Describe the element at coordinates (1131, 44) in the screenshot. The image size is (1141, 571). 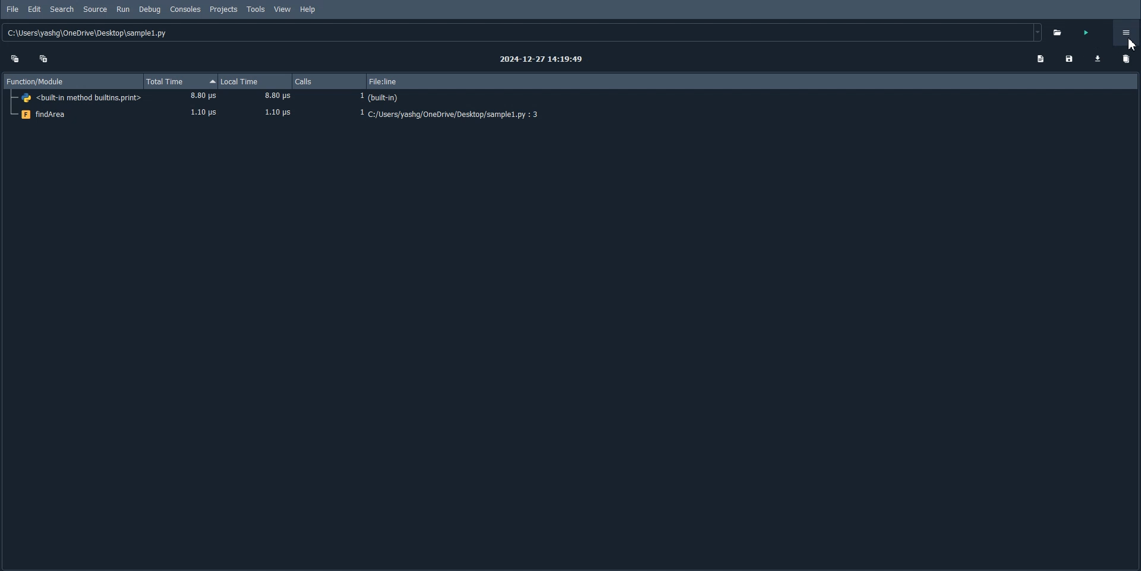
I see `Cursor` at that location.